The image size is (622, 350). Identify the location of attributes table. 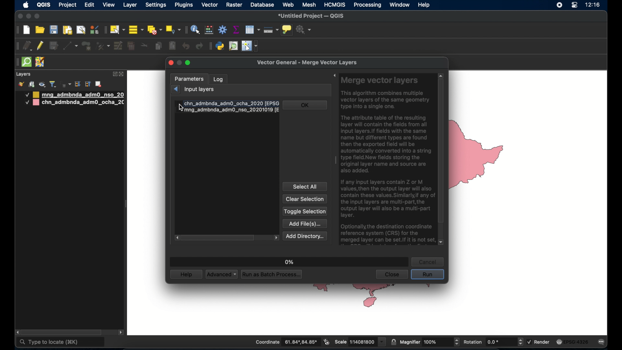
(252, 29).